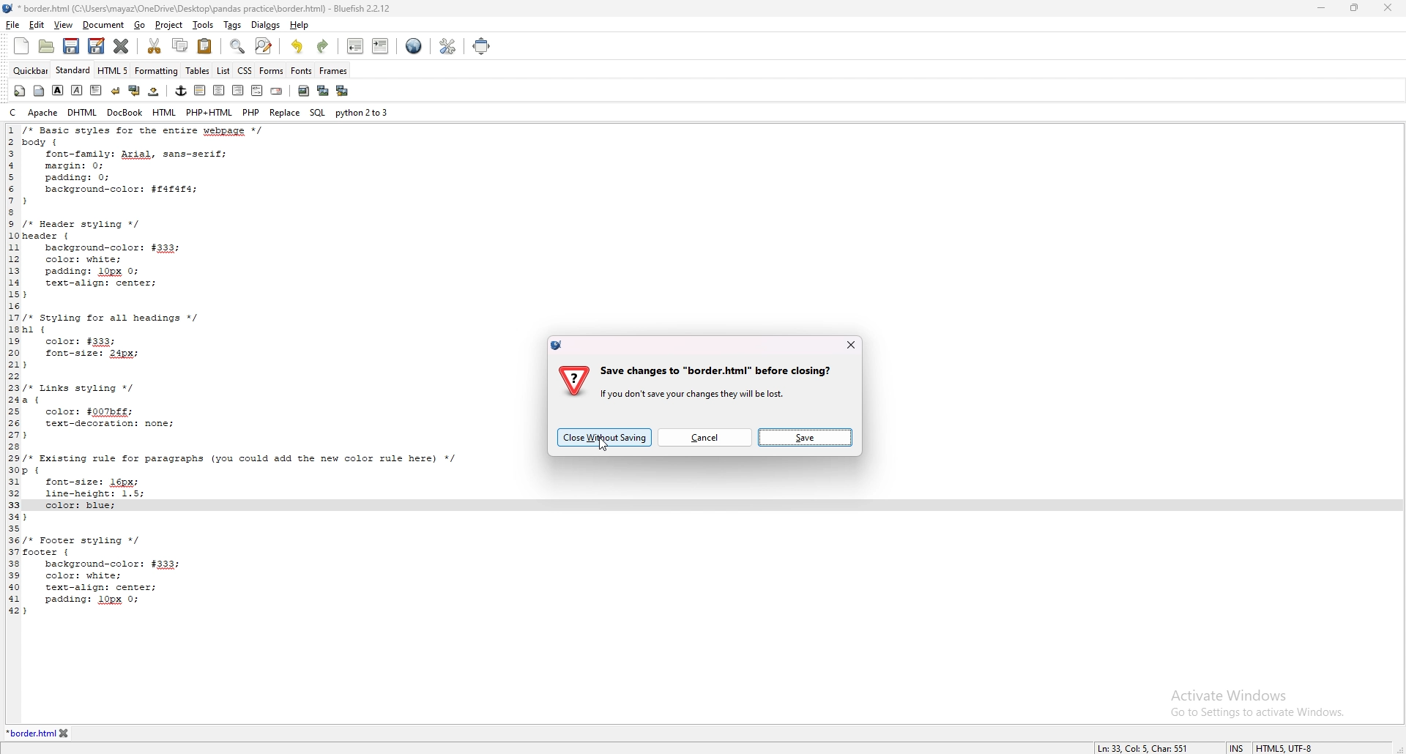 The height and width of the screenshot is (754, 1406). Describe the element at coordinates (30, 733) in the screenshot. I see `tab` at that location.